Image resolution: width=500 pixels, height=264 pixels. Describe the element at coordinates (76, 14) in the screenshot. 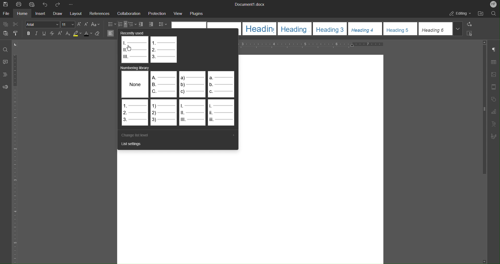

I see `Layout` at that location.